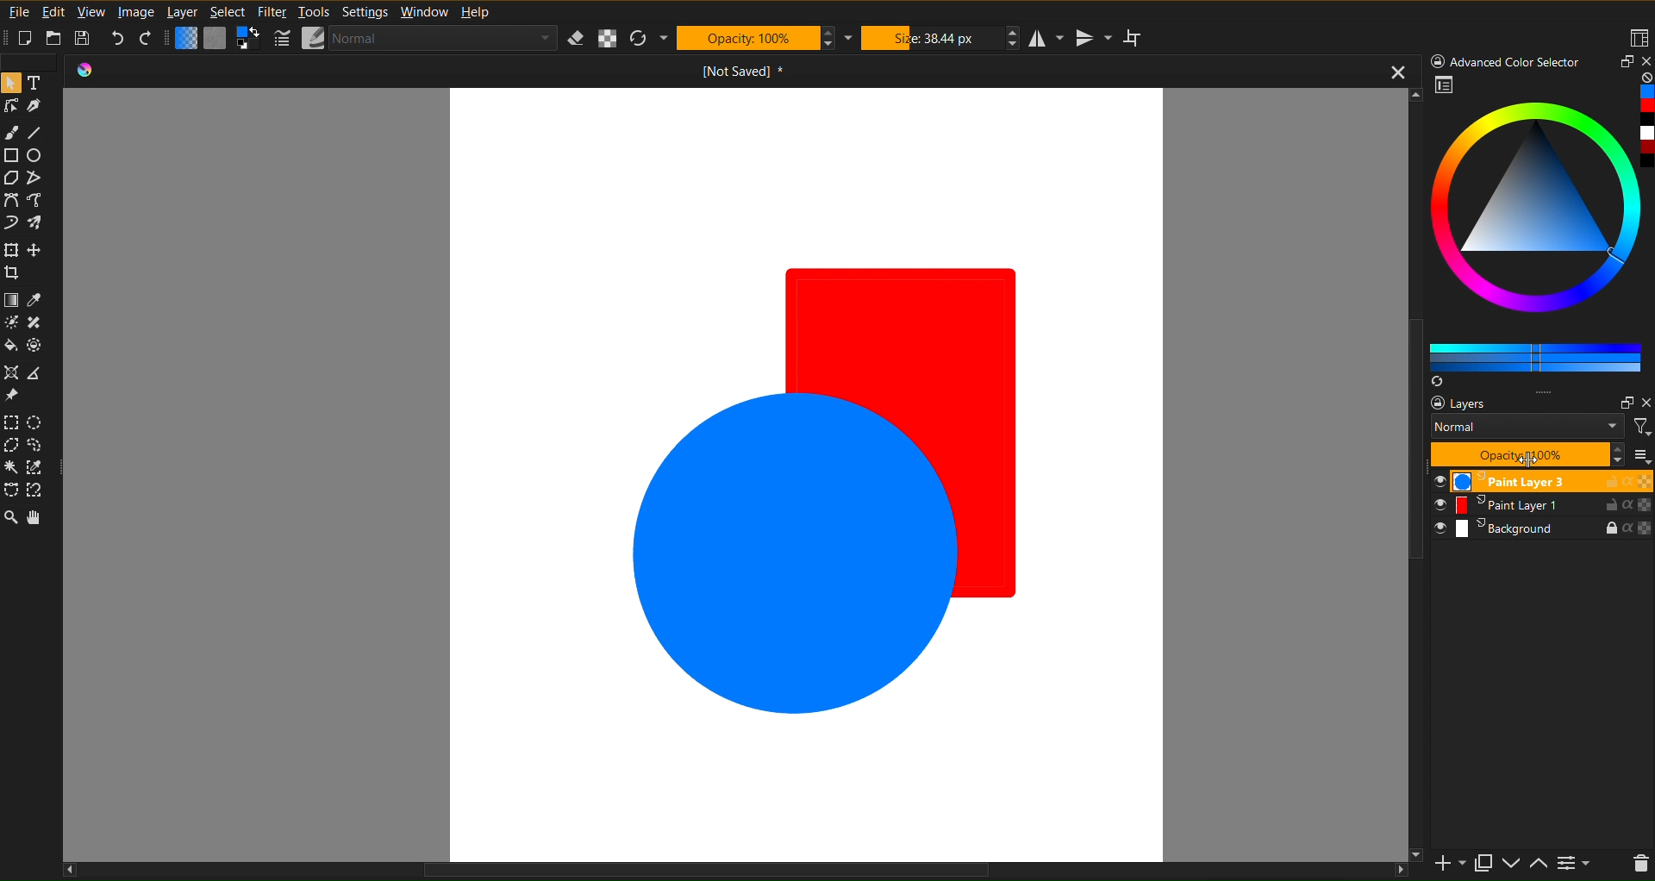  What do you see at coordinates (475, 13) in the screenshot?
I see `Help` at bounding box center [475, 13].